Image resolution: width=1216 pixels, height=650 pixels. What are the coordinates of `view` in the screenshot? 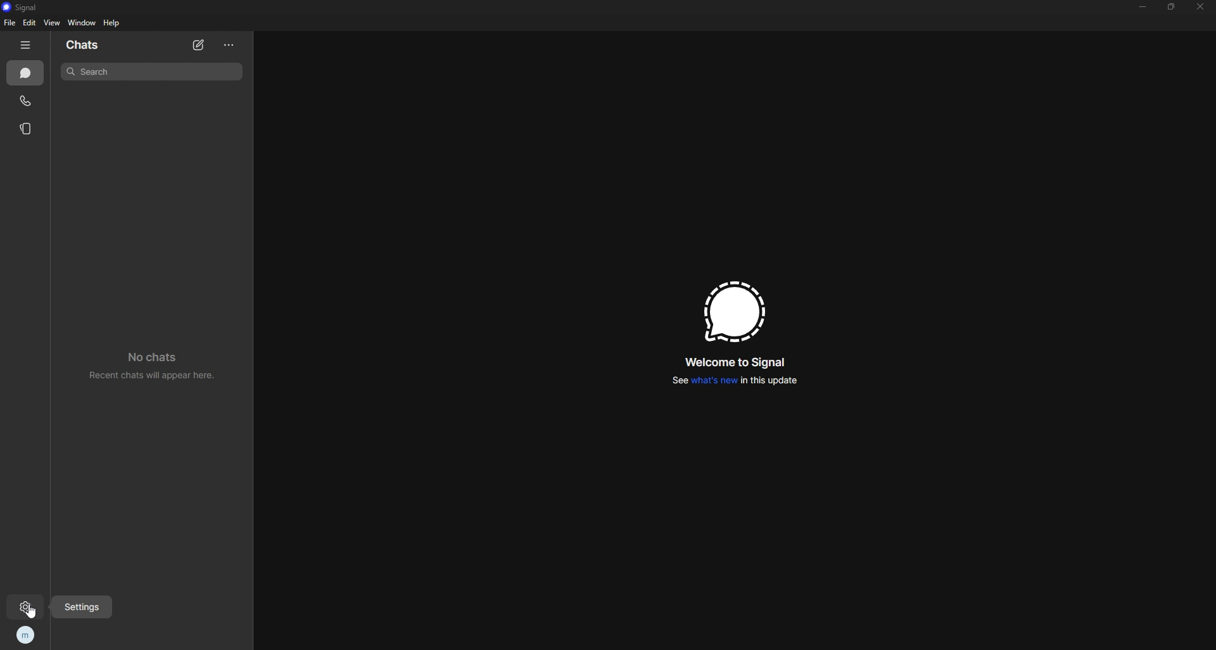 It's located at (53, 23).